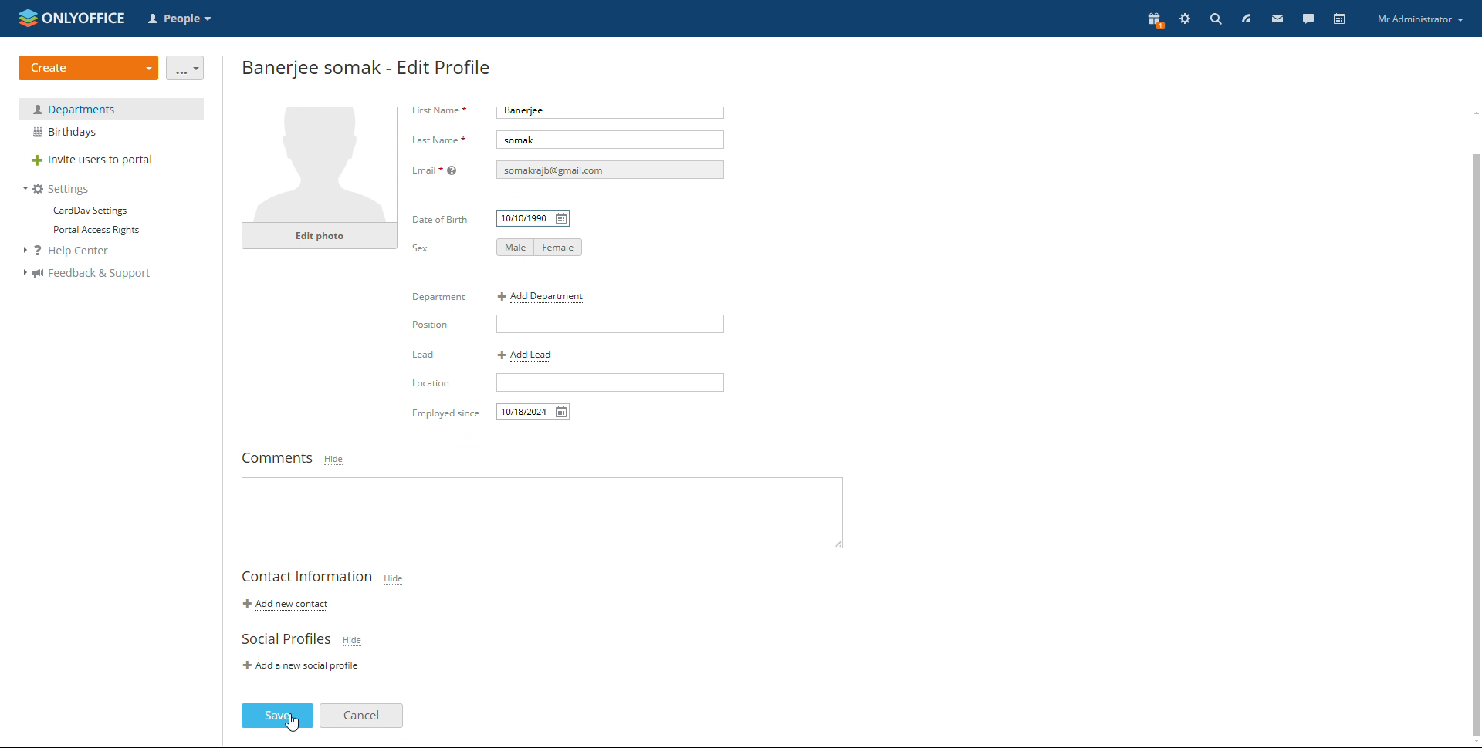 Image resolution: width=1482 pixels, height=748 pixels. I want to click on more actions, so click(186, 68).